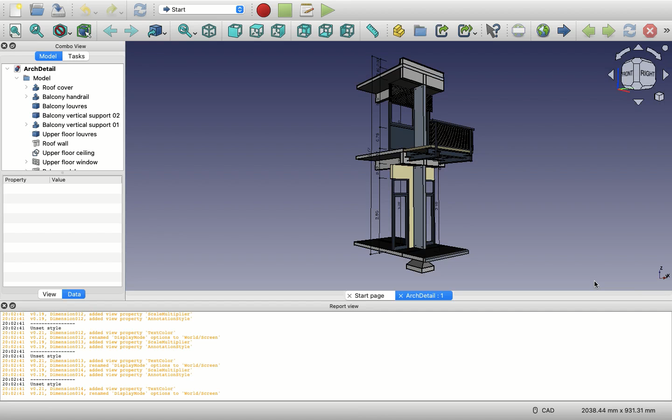 Image resolution: width=672 pixels, height=420 pixels. Describe the element at coordinates (629, 31) in the screenshot. I see `Refresh web page` at that location.